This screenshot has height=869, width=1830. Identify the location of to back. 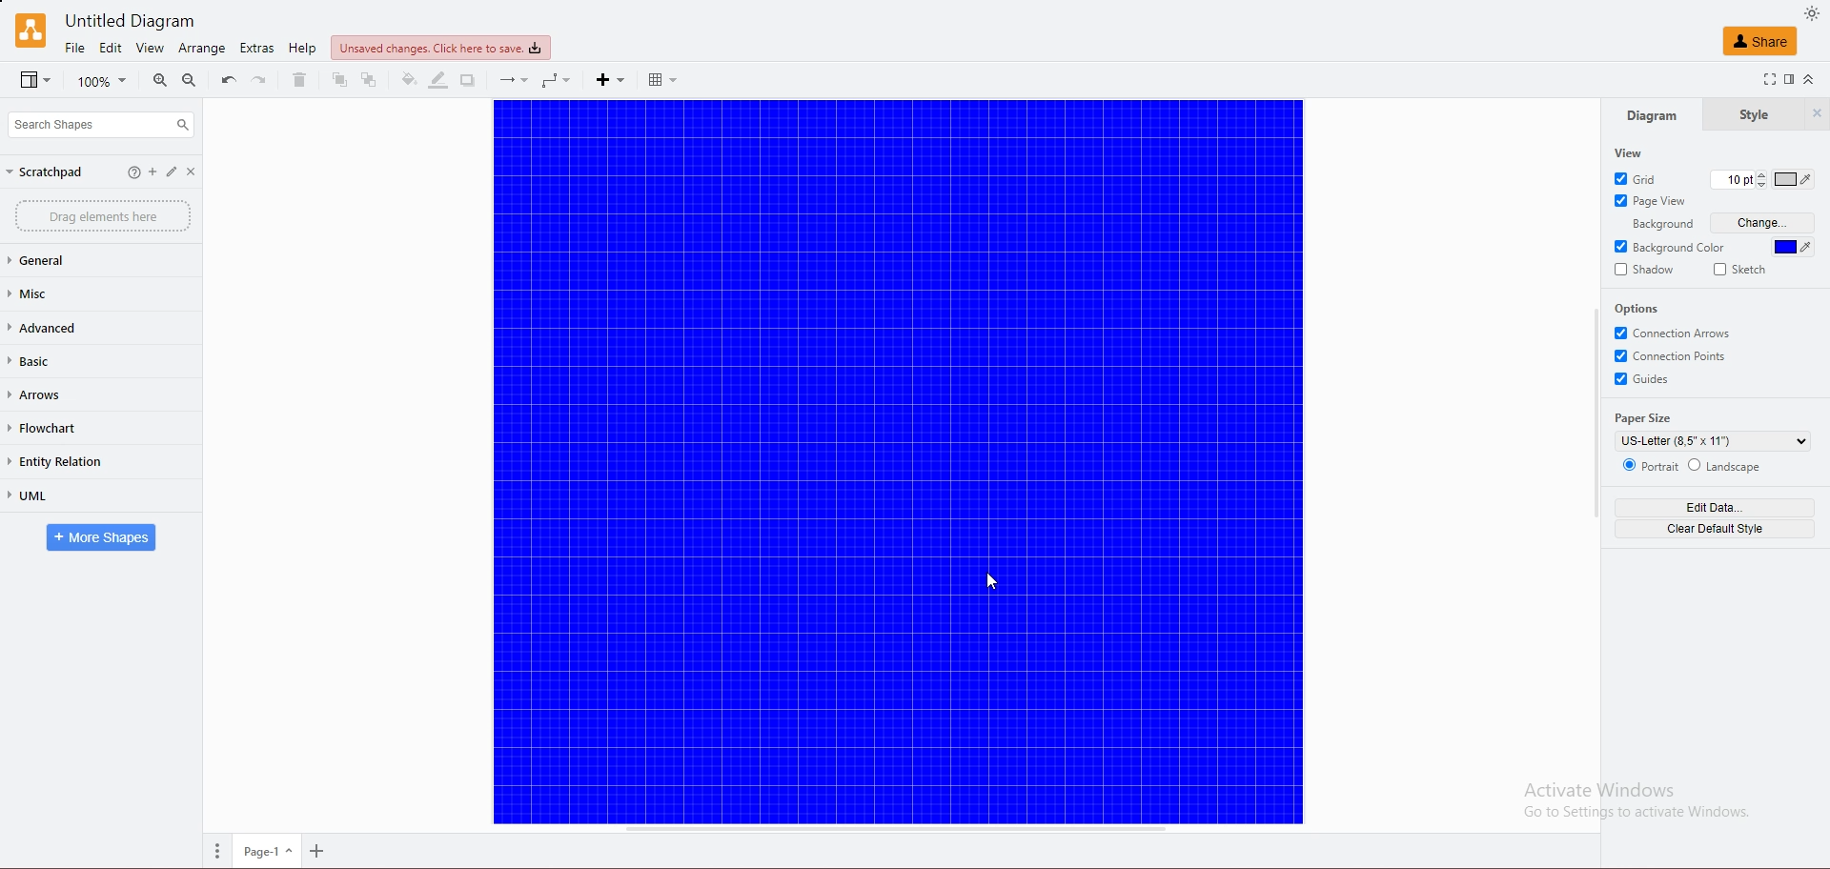
(372, 80).